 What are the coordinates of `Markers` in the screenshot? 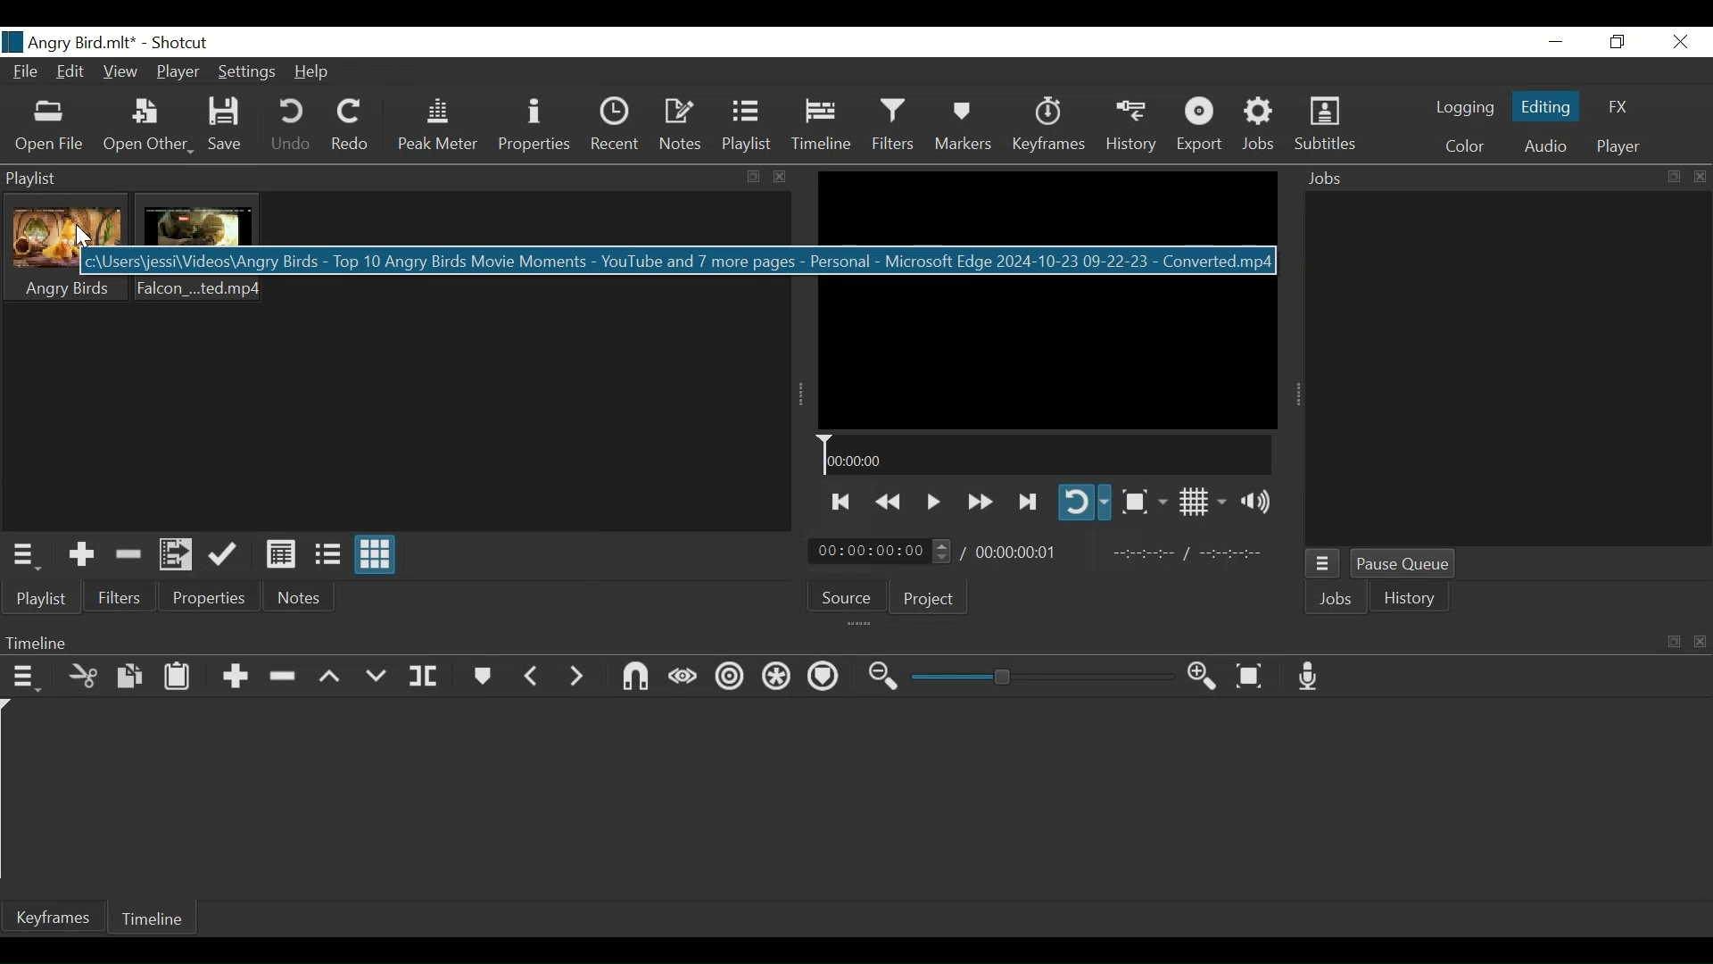 It's located at (484, 675).